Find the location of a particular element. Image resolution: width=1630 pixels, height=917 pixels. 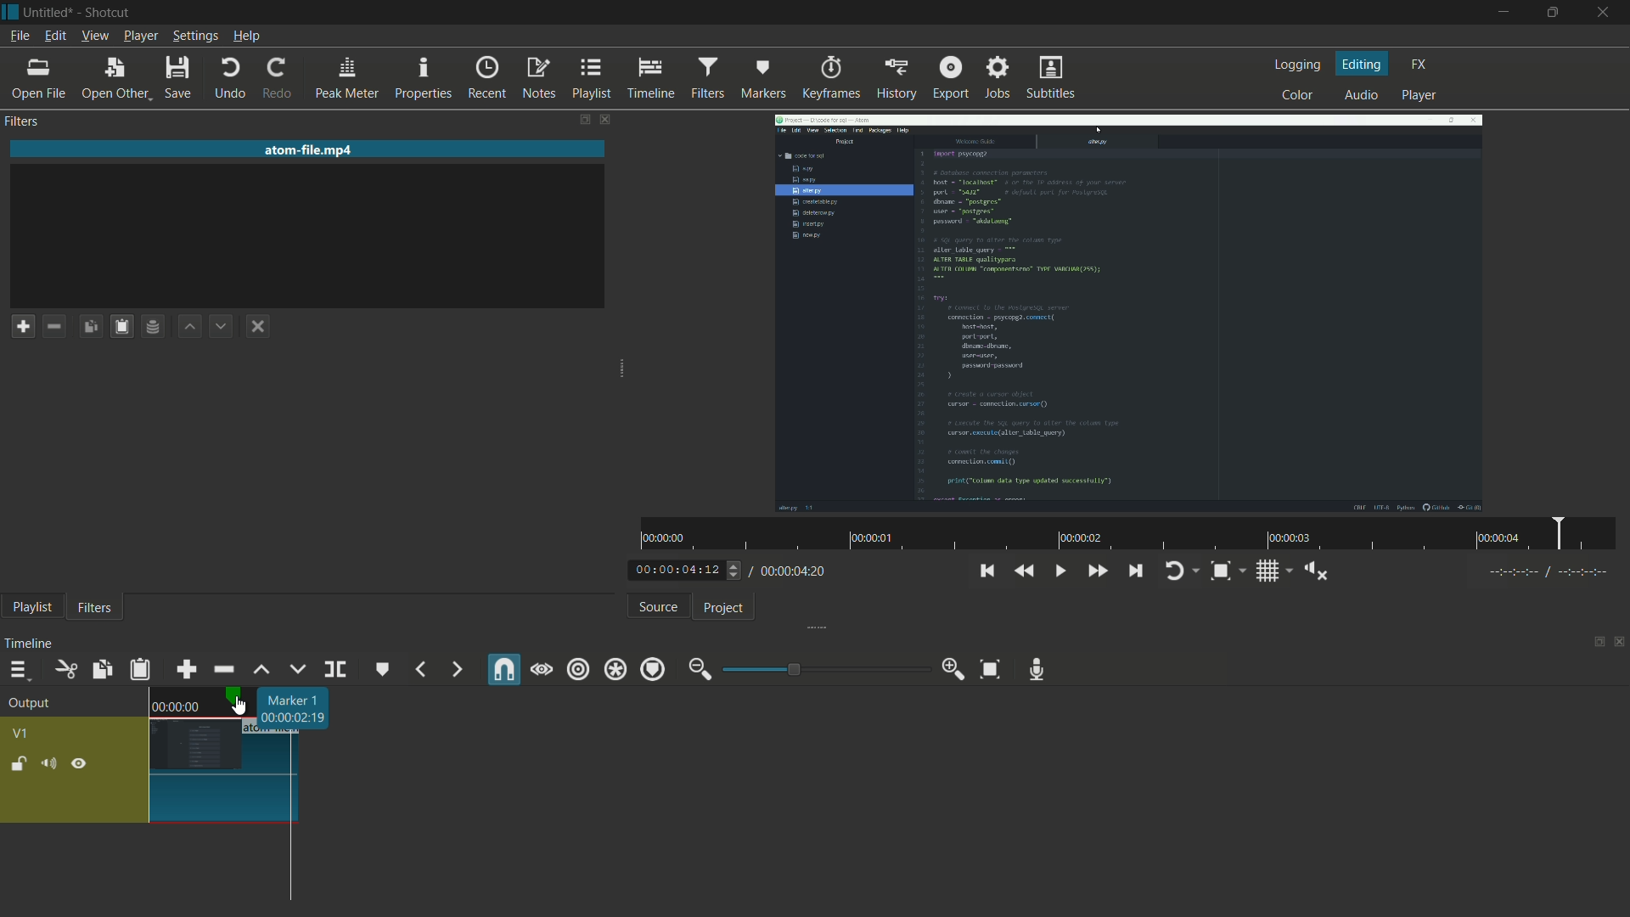

recent is located at coordinates (486, 77).